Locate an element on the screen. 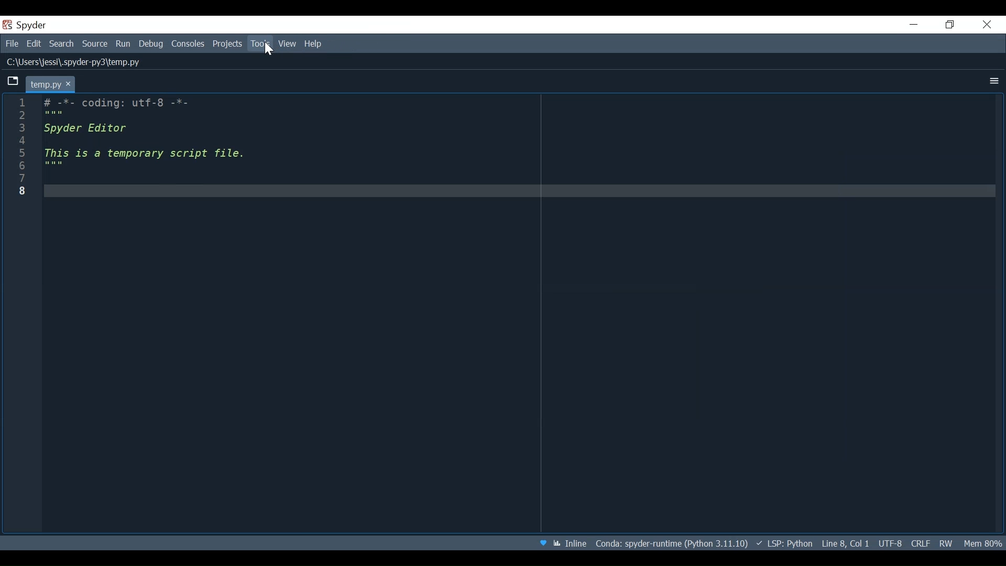 The height and width of the screenshot is (566, 1006). Search is located at coordinates (60, 44).